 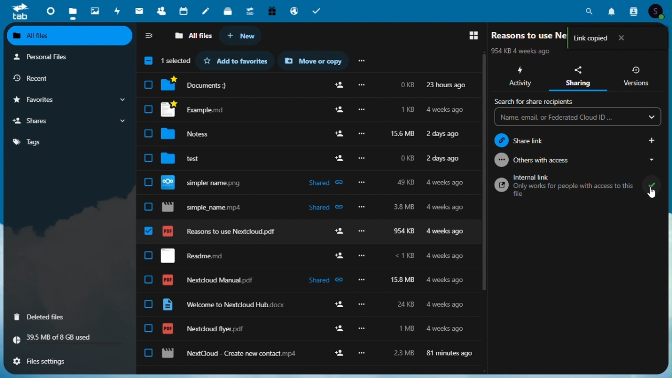 What do you see at coordinates (235, 60) in the screenshot?
I see `favorites` at bounding box center [235, 60].